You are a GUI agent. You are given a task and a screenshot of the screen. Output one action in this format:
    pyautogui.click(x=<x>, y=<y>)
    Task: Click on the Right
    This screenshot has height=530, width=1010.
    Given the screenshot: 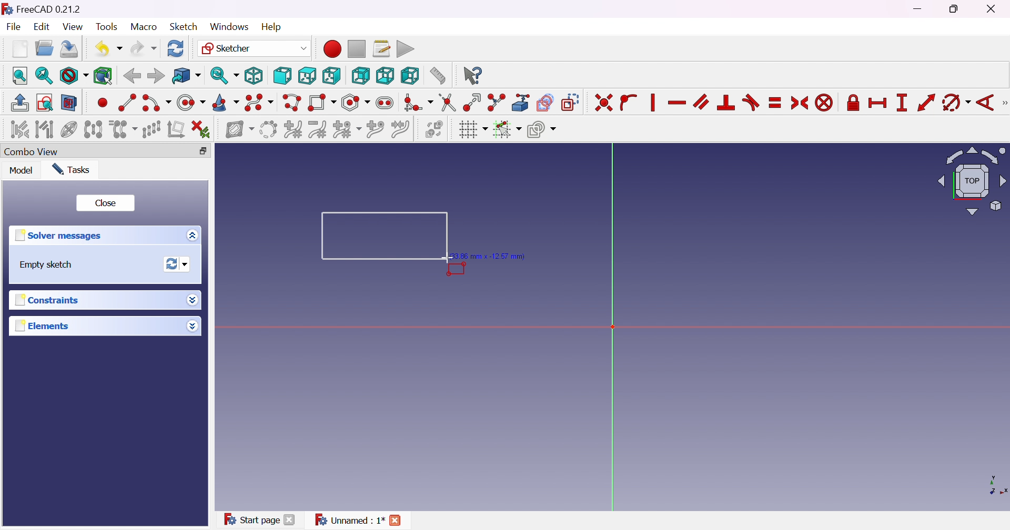 What is the action you would take?
    pyautogui.click(x=331, y=75)
    